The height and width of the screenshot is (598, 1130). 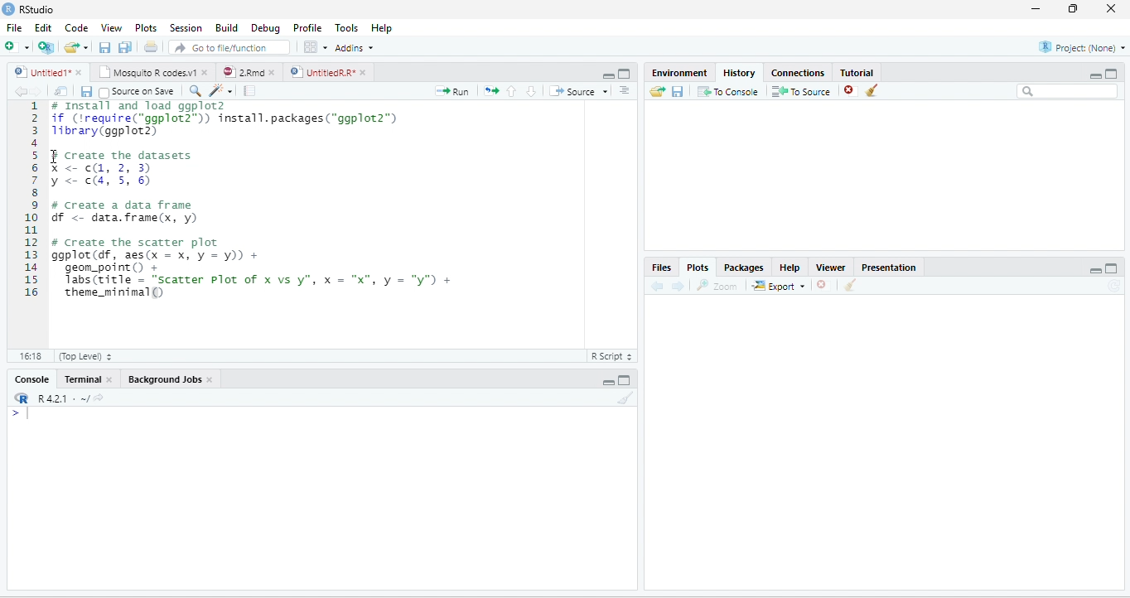 What do you see at coordinates (363, 72) in the screenshot?
I see `close` at bounding box center [363, 72].